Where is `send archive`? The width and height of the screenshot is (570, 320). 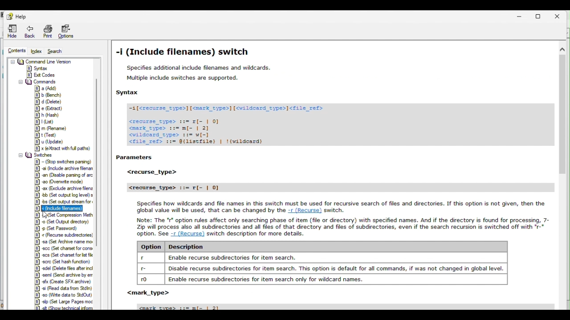
send archive is located at coordinates (64, 276).